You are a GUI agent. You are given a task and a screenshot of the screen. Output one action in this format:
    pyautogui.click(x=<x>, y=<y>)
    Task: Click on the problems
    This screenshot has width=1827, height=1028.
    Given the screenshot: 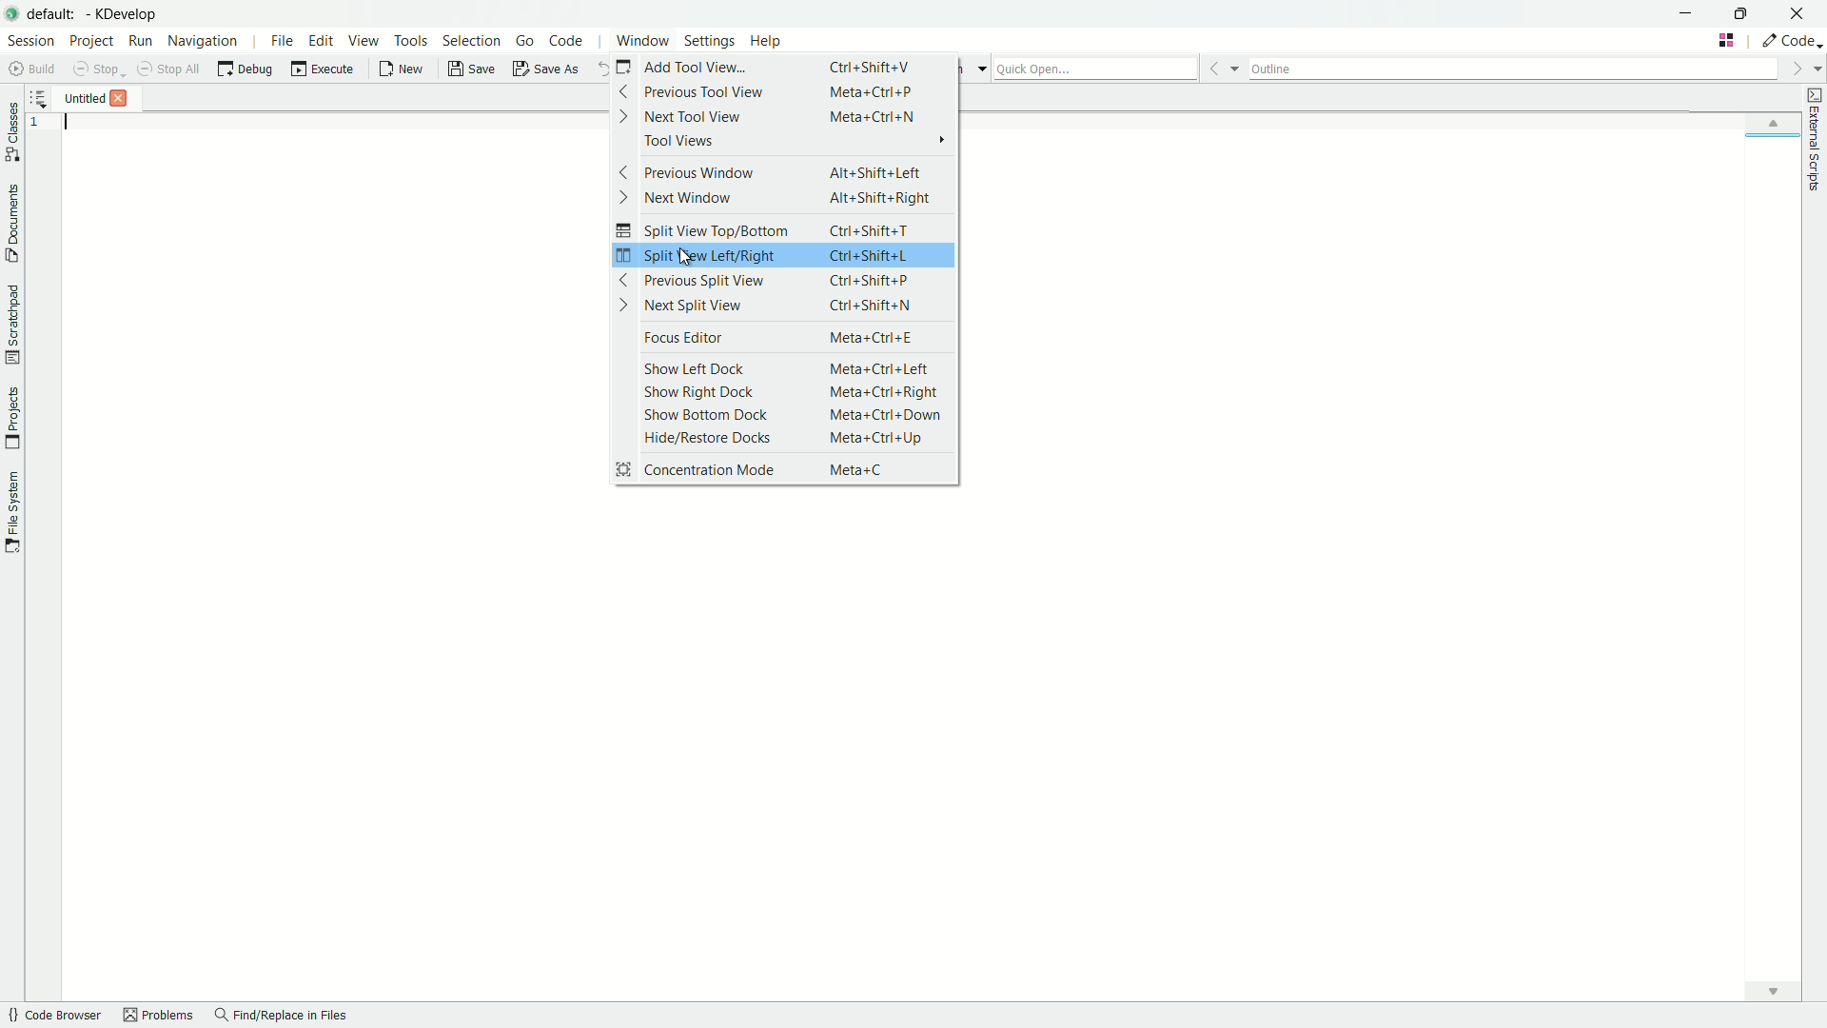 What is the action you would take?
    pyautogui.click(x=156, y=1017)
    